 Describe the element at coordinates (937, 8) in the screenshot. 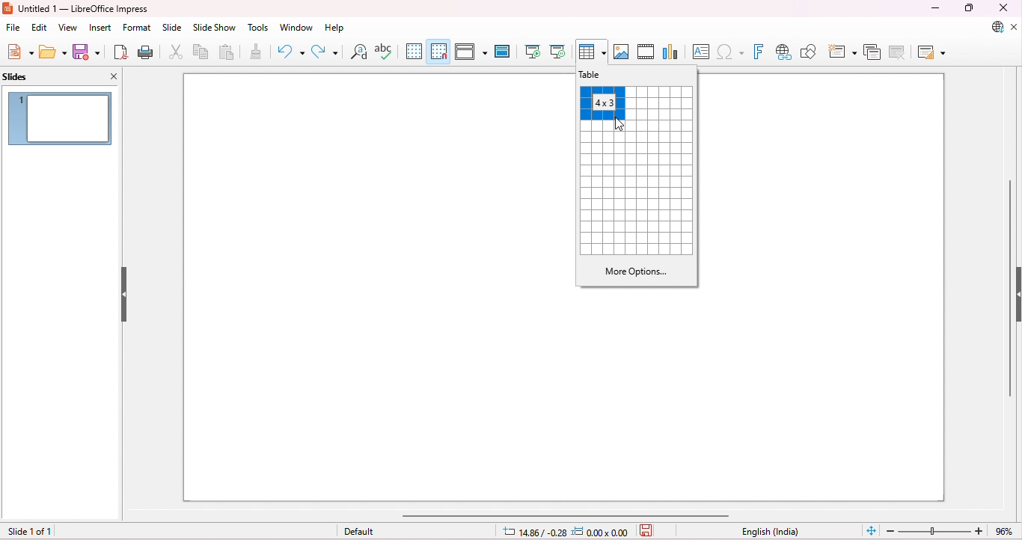

I see `minimize` at that location.